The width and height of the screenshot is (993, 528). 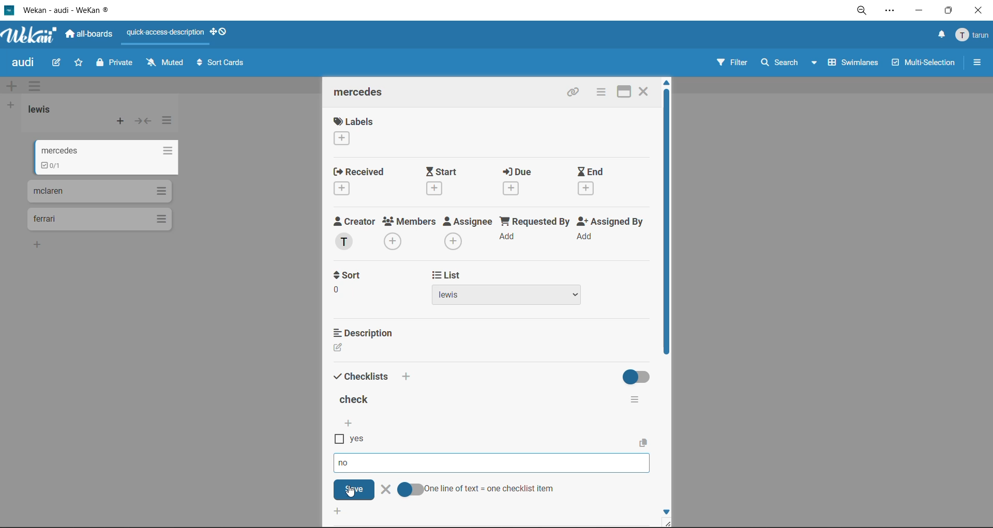 What do you see at coordinates (508, 297) in the screenshot?
I see `list` at bounding box center [508, 297].